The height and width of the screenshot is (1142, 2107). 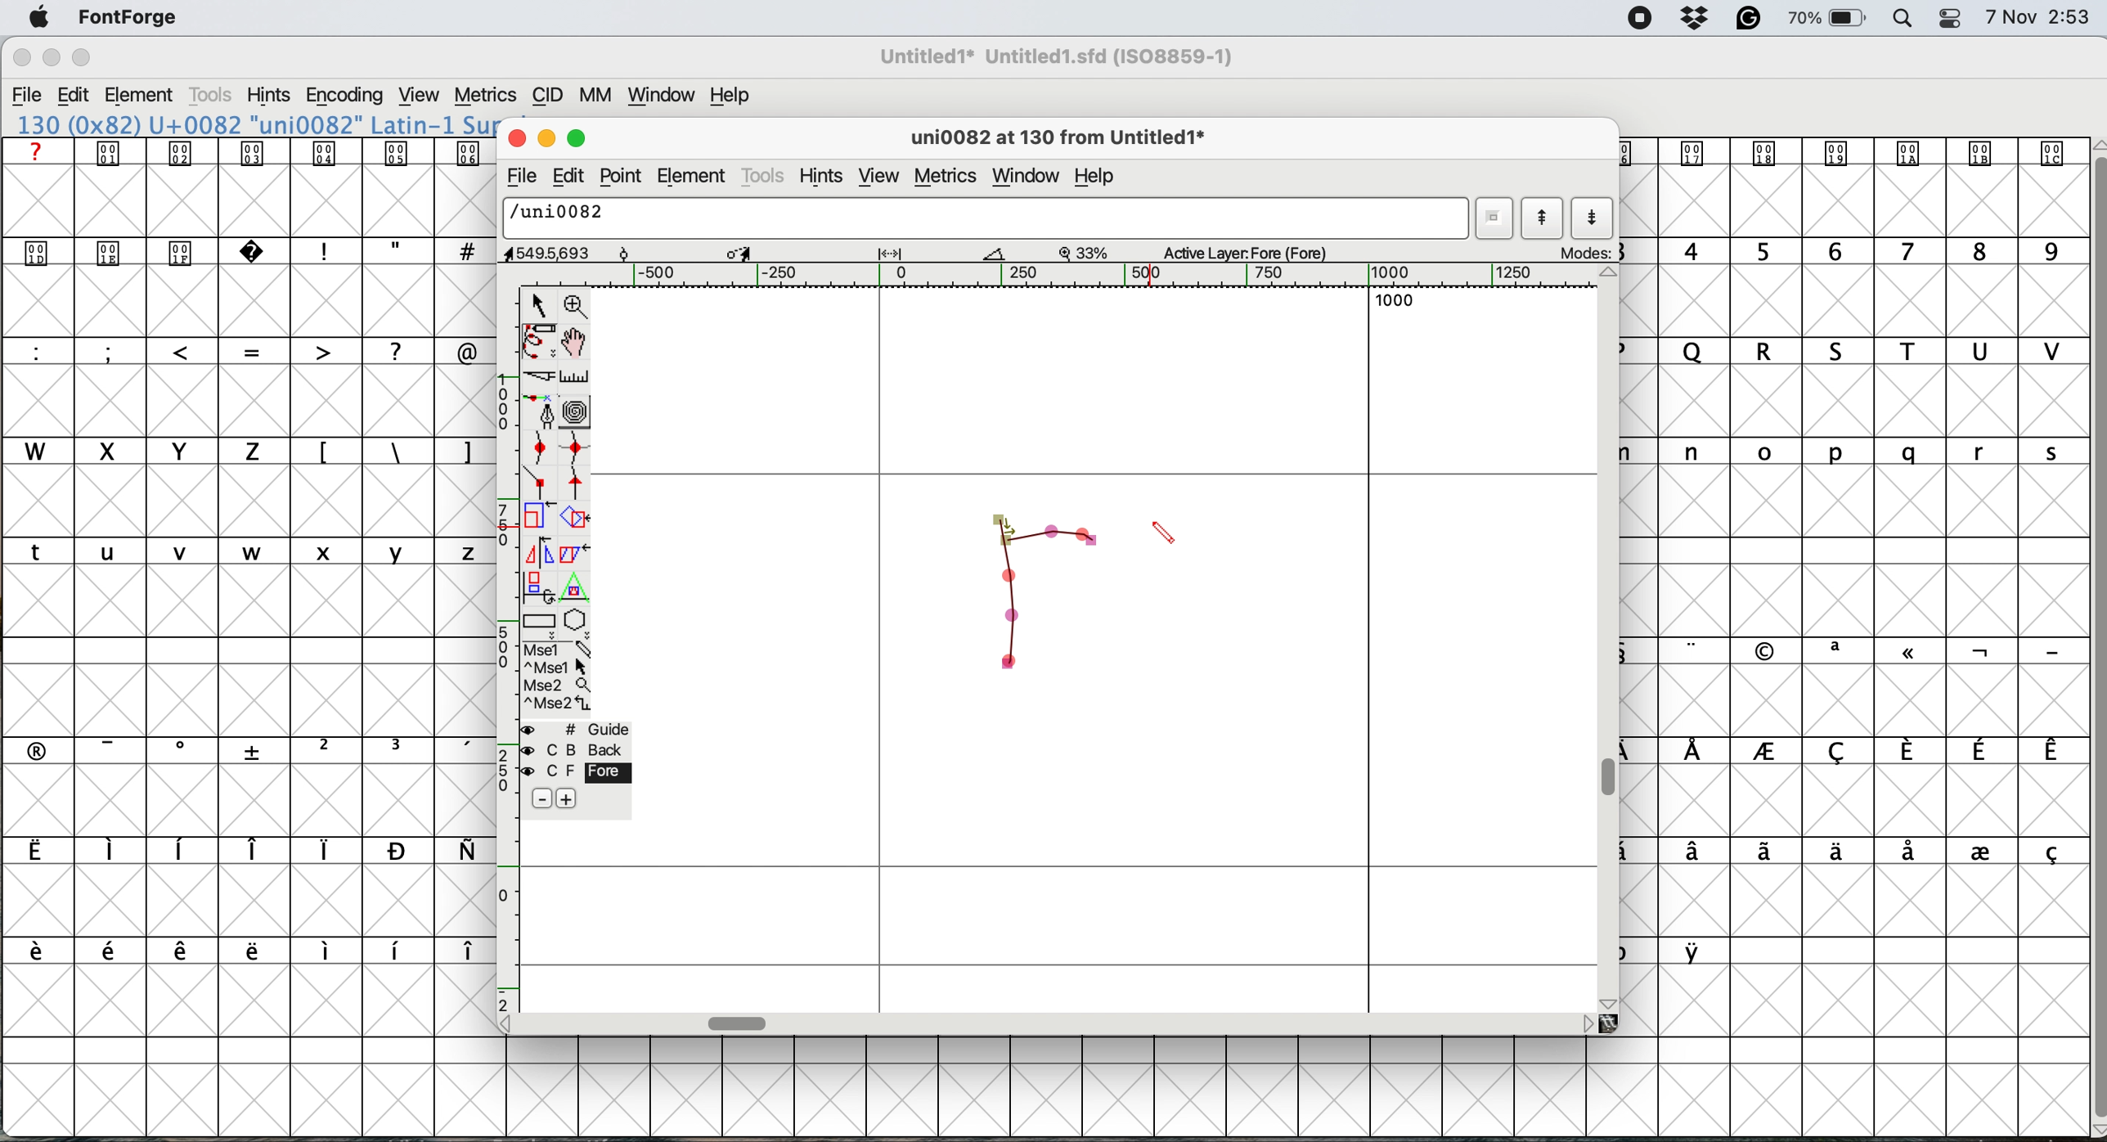 What do you see at coordinates (739, 1020) in the screenshot?
I see `horizontal scale` at bounding box center [739, 1020].